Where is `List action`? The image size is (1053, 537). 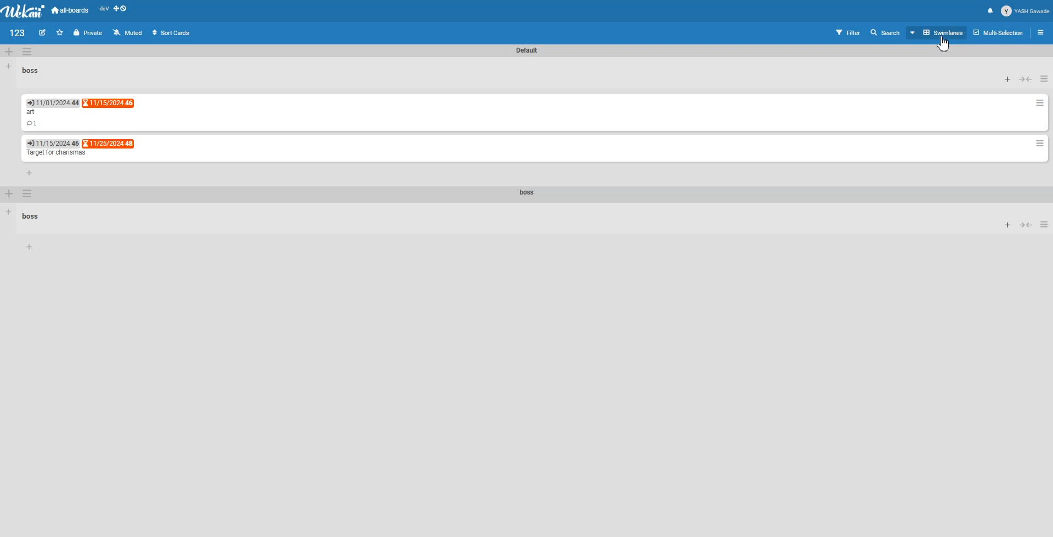
List action is located at coordinates (1045, 79).